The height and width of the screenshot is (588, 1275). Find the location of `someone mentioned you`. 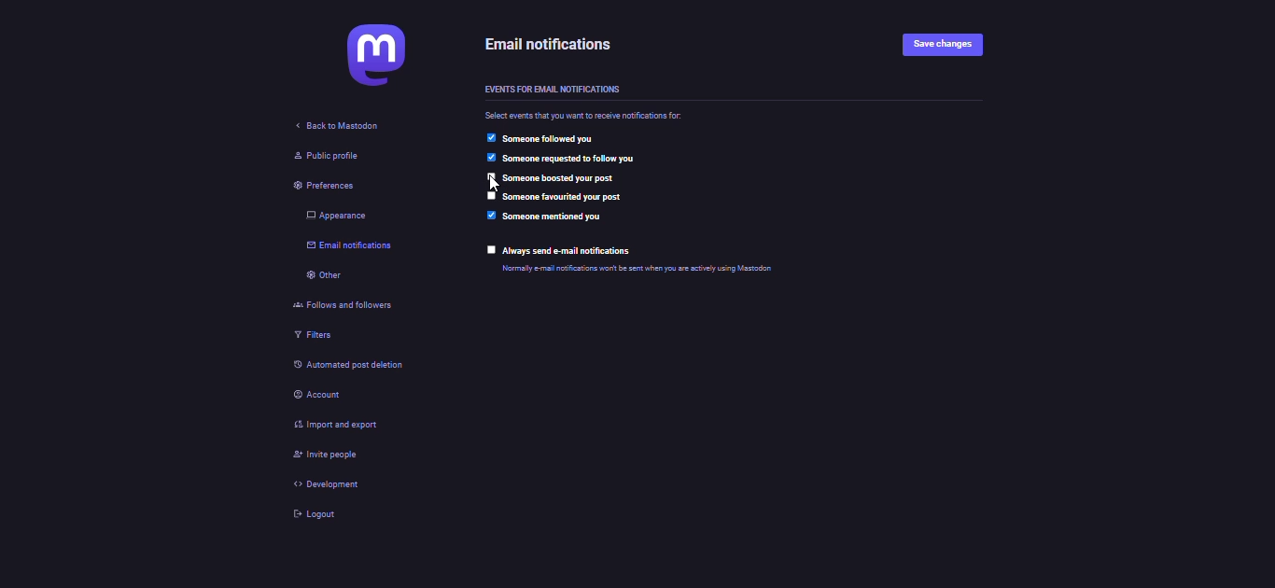

someone mentioned you is located at coordinates (554, 217).